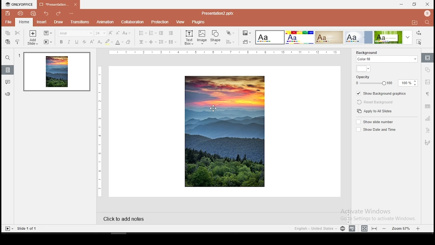 The height and width of the screenshot is (245, 435). What do you see at coordinates (314, 228) in the screenshot?
I see `english - united states` at bounding box center [314, 228].